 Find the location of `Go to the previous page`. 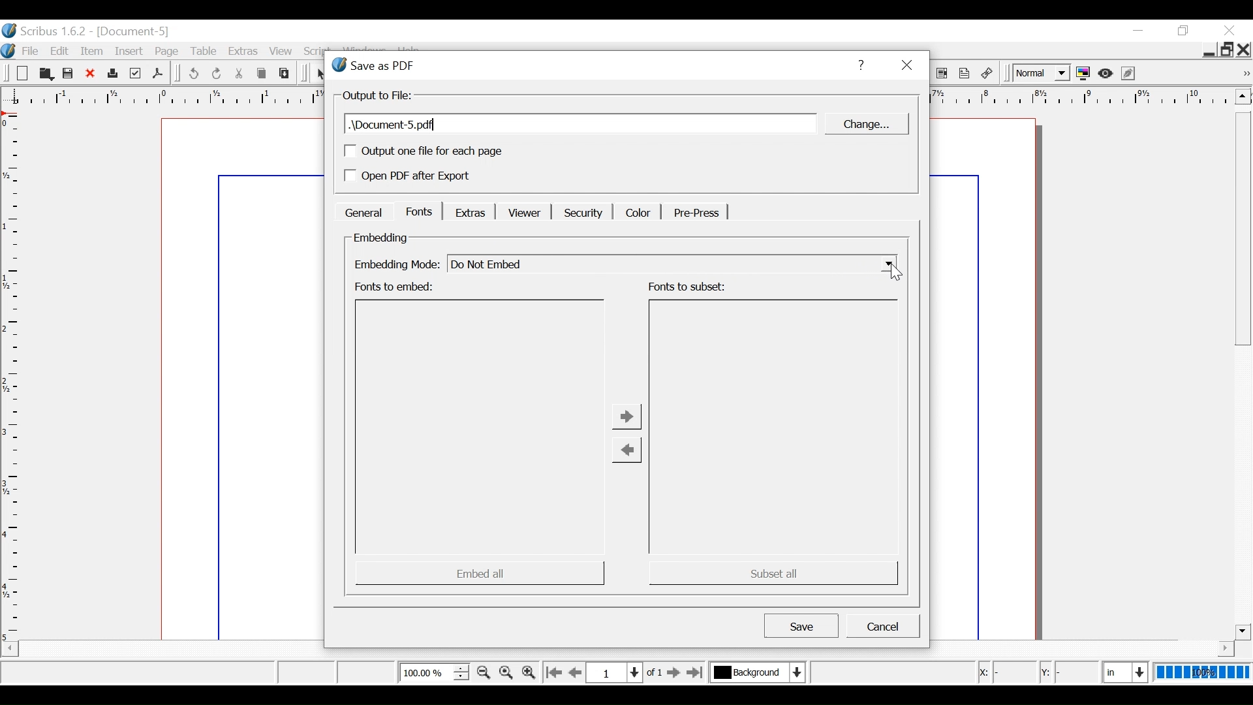

Go to the previous page is located at coordinates (577, 672).